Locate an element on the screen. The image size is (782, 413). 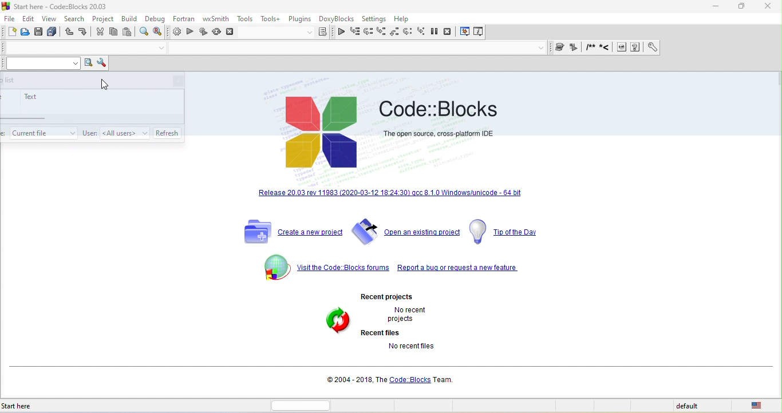
build is located at coordinates (131, 20).